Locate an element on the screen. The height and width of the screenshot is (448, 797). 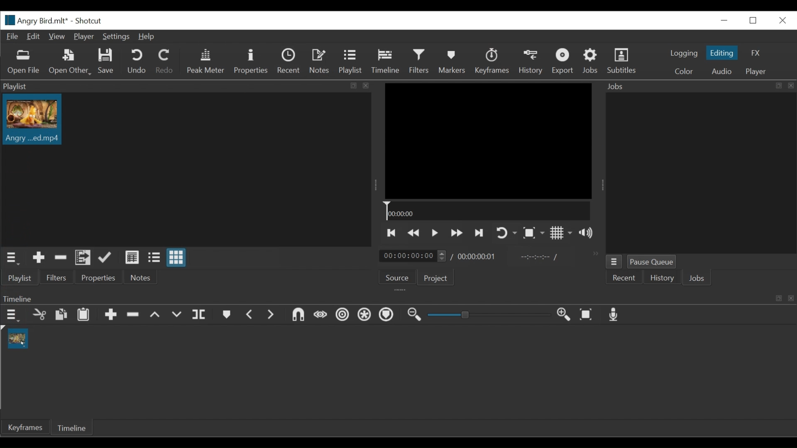
Total duration is located at coordinates (476, 258).